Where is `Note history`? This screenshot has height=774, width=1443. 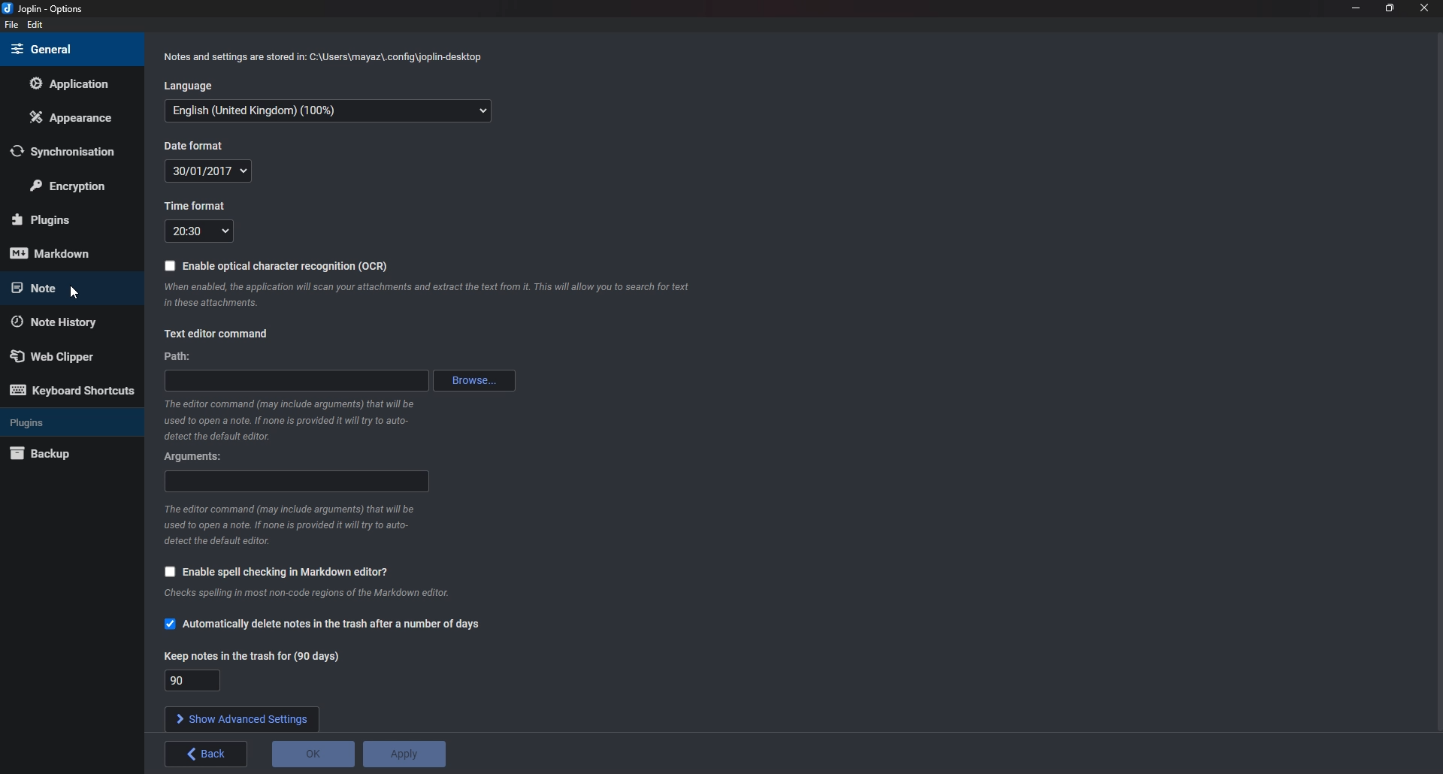
Note history is located at coordinates (63, 324).